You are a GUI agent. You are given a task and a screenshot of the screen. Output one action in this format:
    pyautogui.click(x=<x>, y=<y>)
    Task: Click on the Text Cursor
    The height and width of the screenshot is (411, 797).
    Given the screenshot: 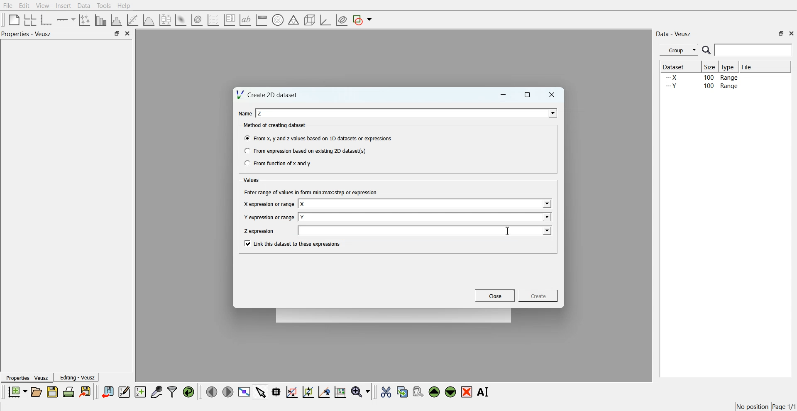 What is the action you would take?
    pyautogui.click(x=509, y=231)
    